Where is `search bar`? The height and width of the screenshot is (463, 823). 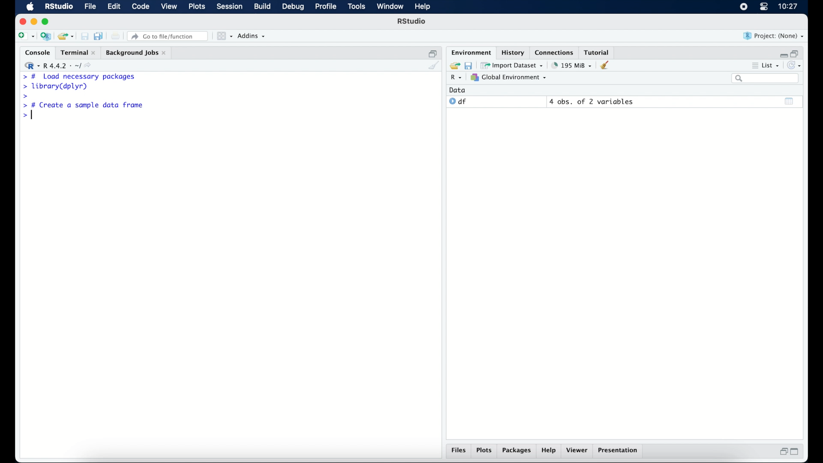
search bar is located at coordinates (765, 79).